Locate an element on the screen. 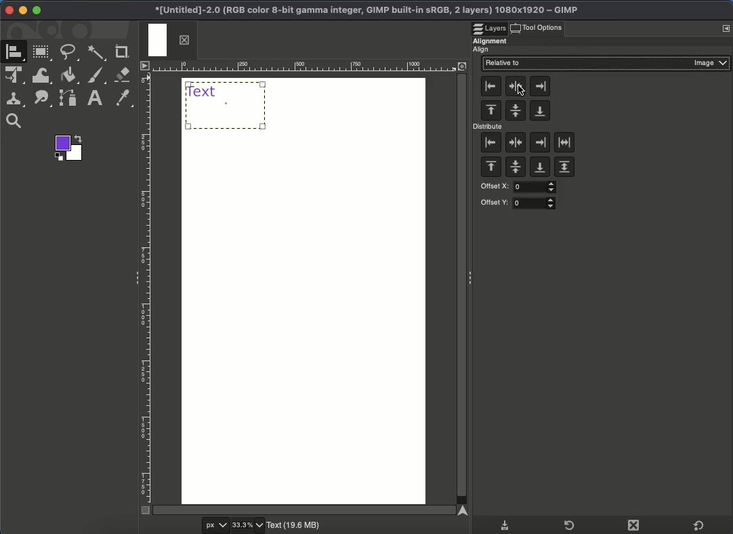 The image size is (733, 534). Unified transformation is located at coordinates (16, 77).